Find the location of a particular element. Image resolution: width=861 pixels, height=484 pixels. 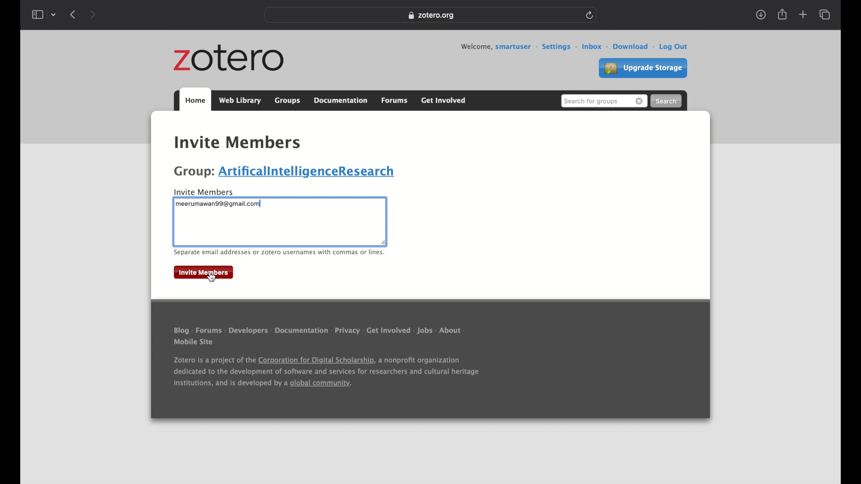

email address is located at coordinates (218, 204).